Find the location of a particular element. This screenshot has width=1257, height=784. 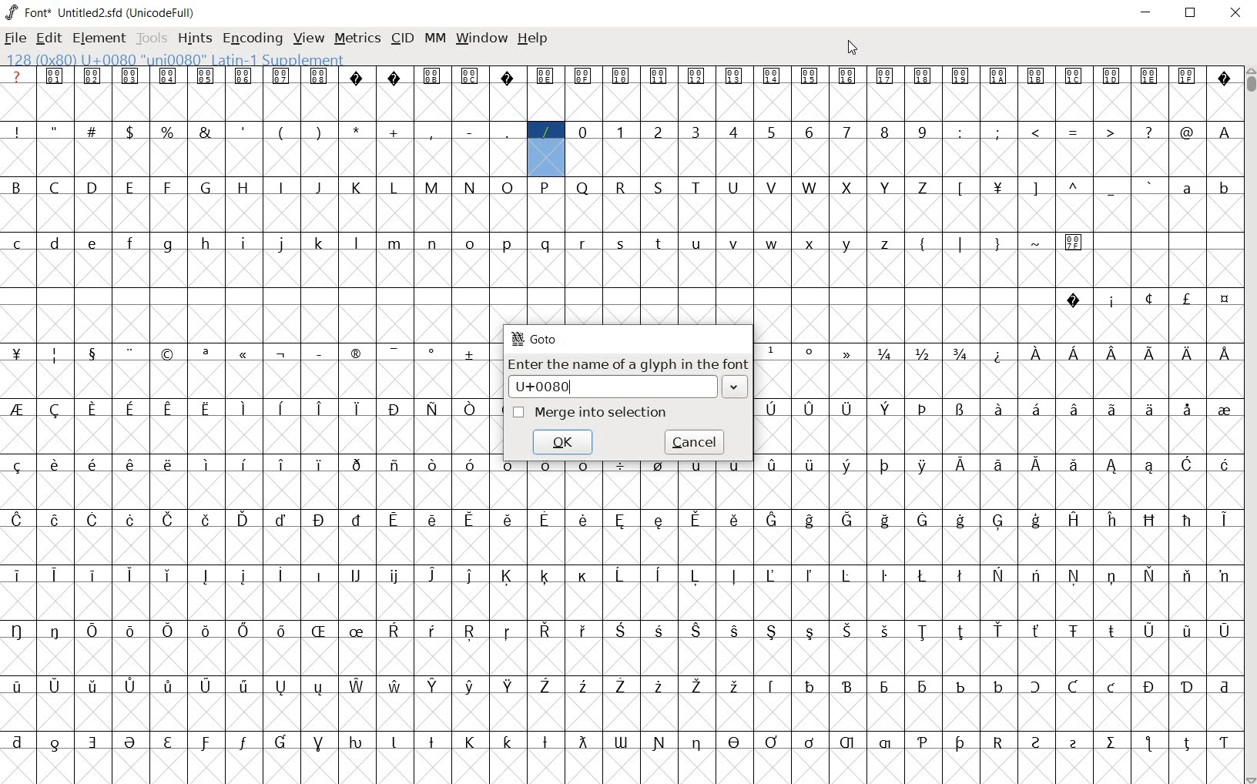

glyph is located at coordinates (432, 686).